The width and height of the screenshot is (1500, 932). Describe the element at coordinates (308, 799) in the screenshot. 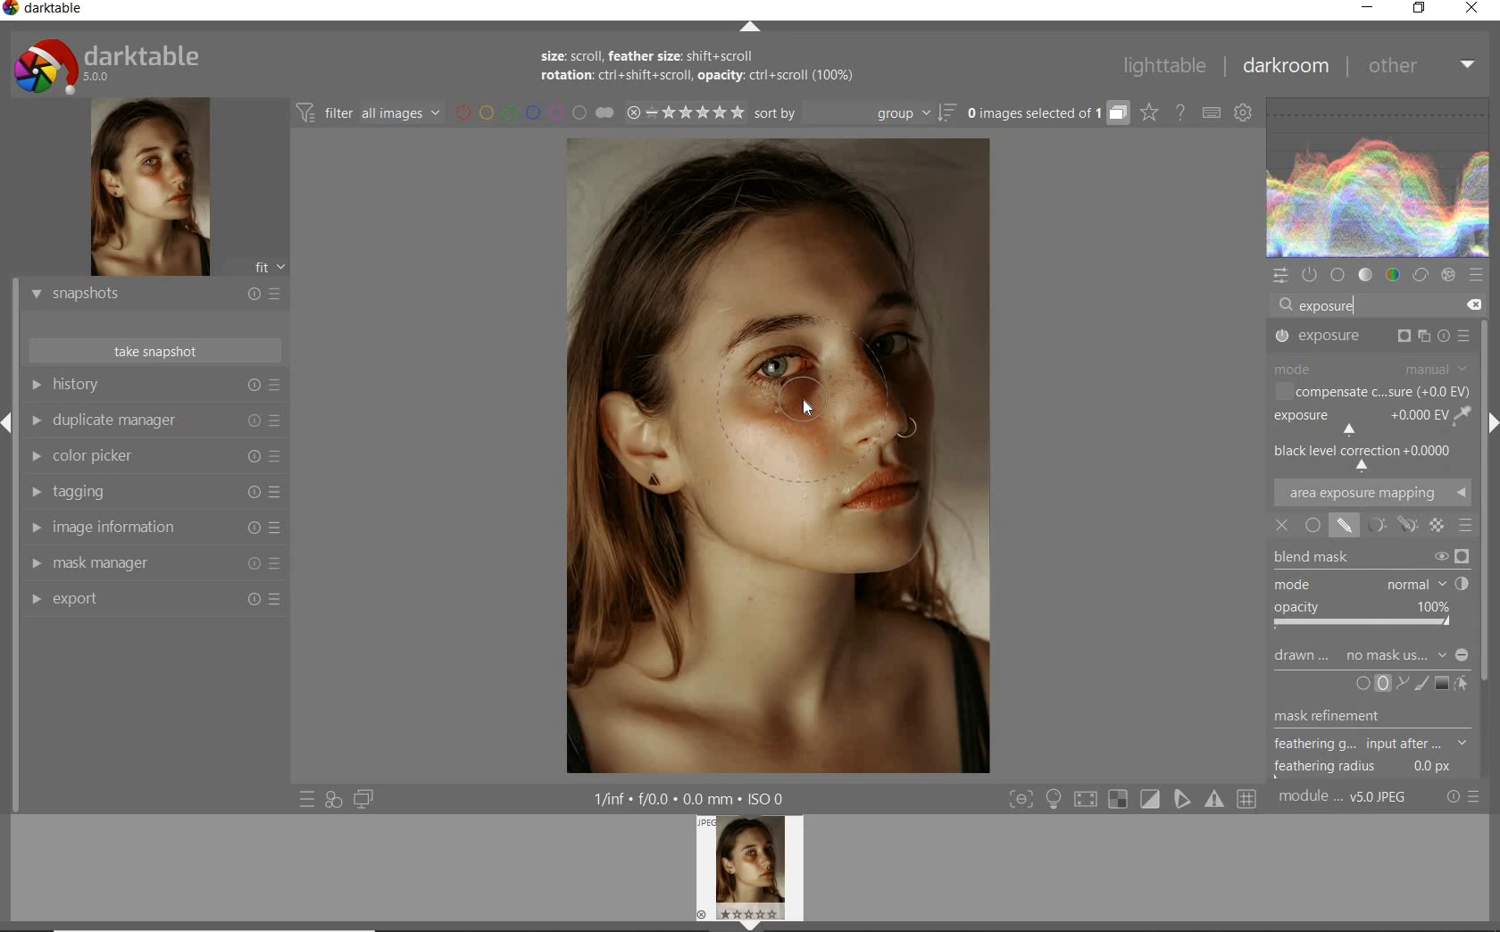

I see `quick access to presets` at that location.